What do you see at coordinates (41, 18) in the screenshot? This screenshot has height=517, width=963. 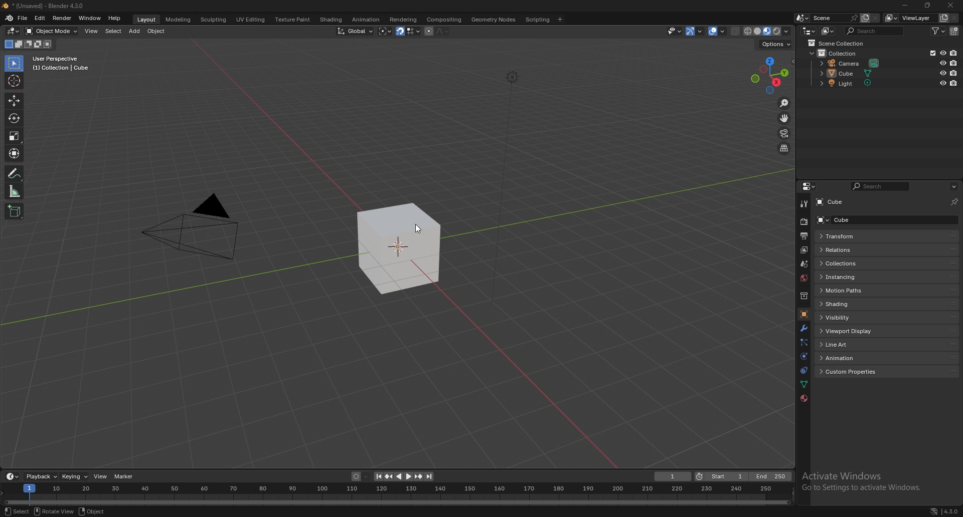 I see `edit` at bounding box center [41, 18].